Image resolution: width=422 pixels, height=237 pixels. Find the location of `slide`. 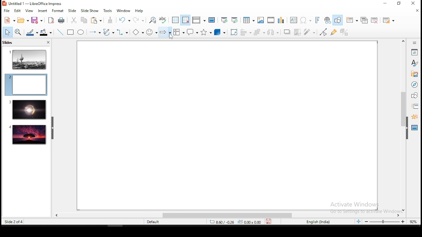

slide is located at coordinates (71, 11).